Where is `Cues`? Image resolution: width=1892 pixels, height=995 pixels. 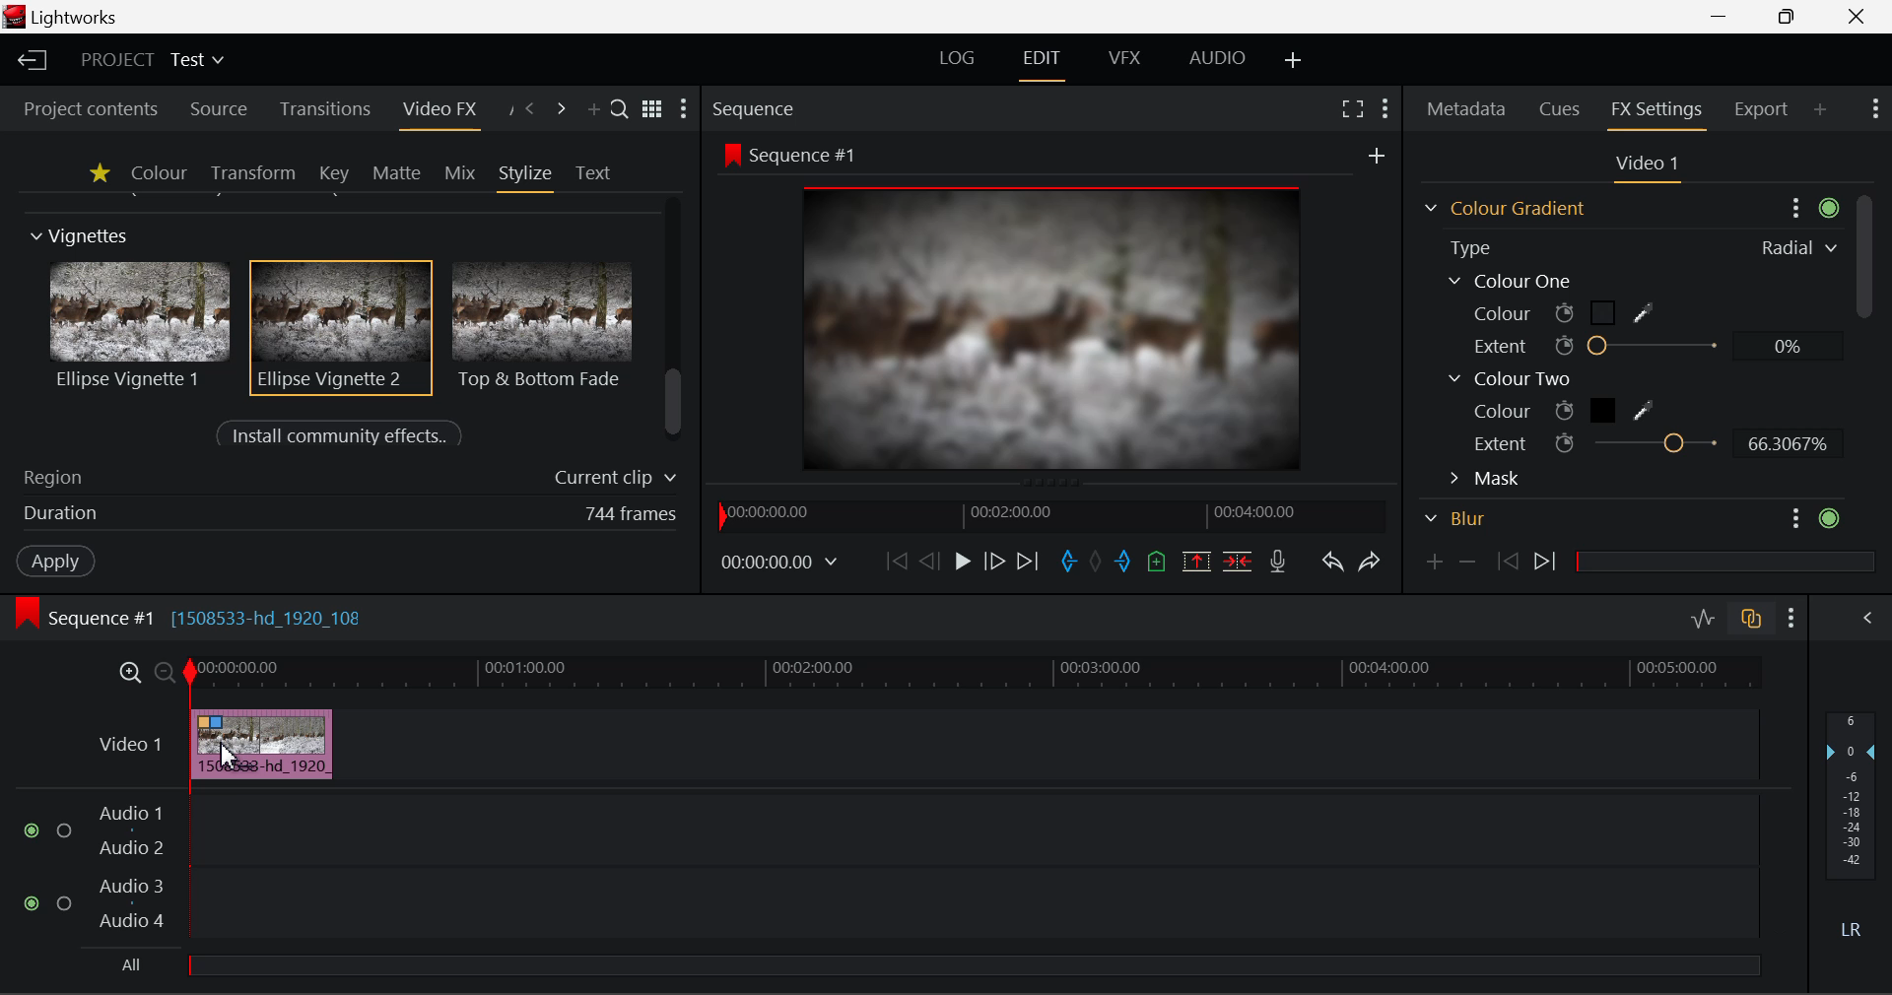 Cues is located at coordinates (1563, 110).